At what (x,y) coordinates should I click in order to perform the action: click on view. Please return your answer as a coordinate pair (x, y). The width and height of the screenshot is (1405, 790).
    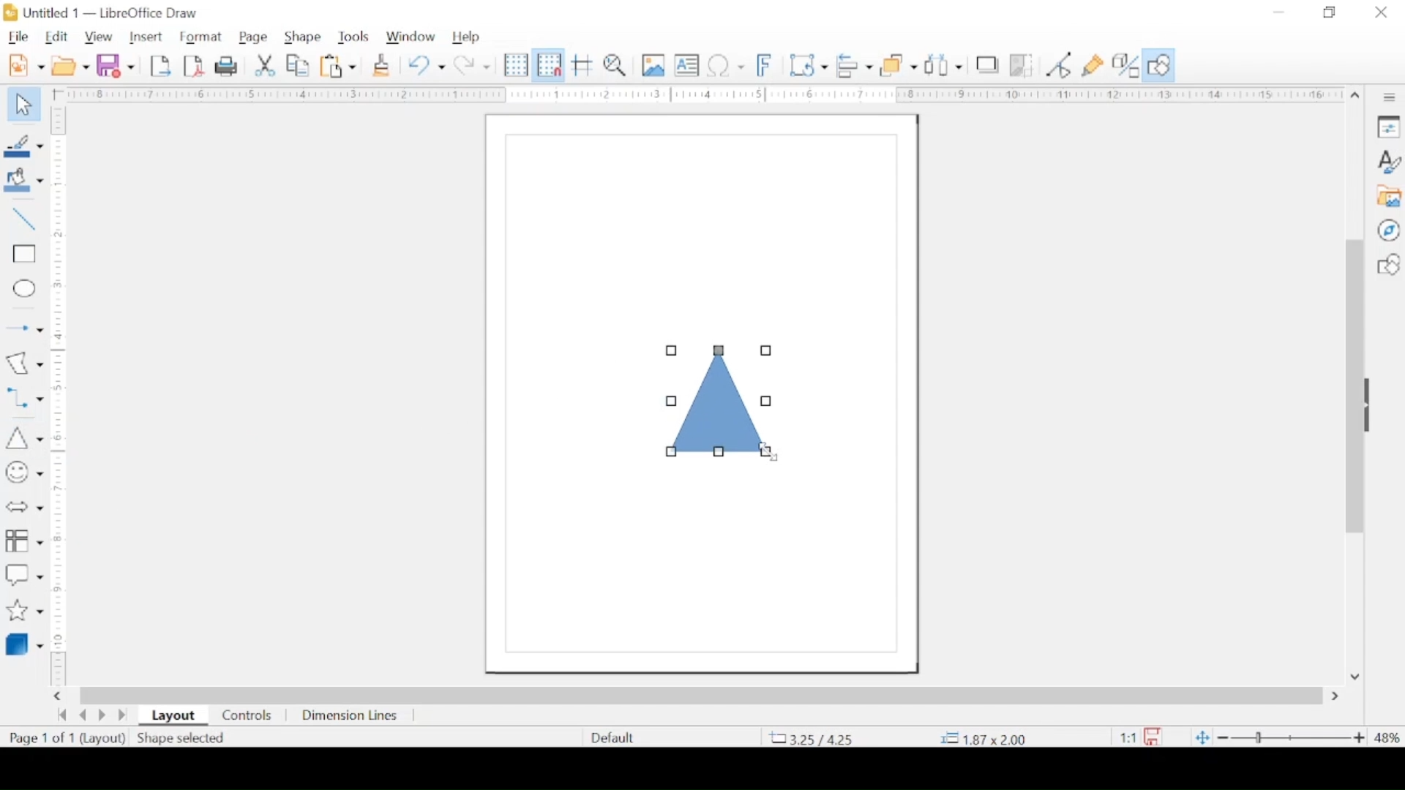
    Looking at the image, I should click on (100, 36).